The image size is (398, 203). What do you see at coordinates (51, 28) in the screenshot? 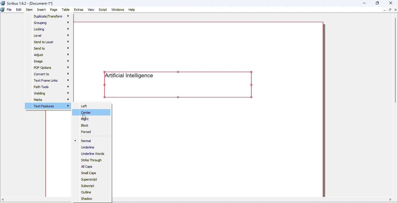
I see `Locking` at bounding box center [51, 28].